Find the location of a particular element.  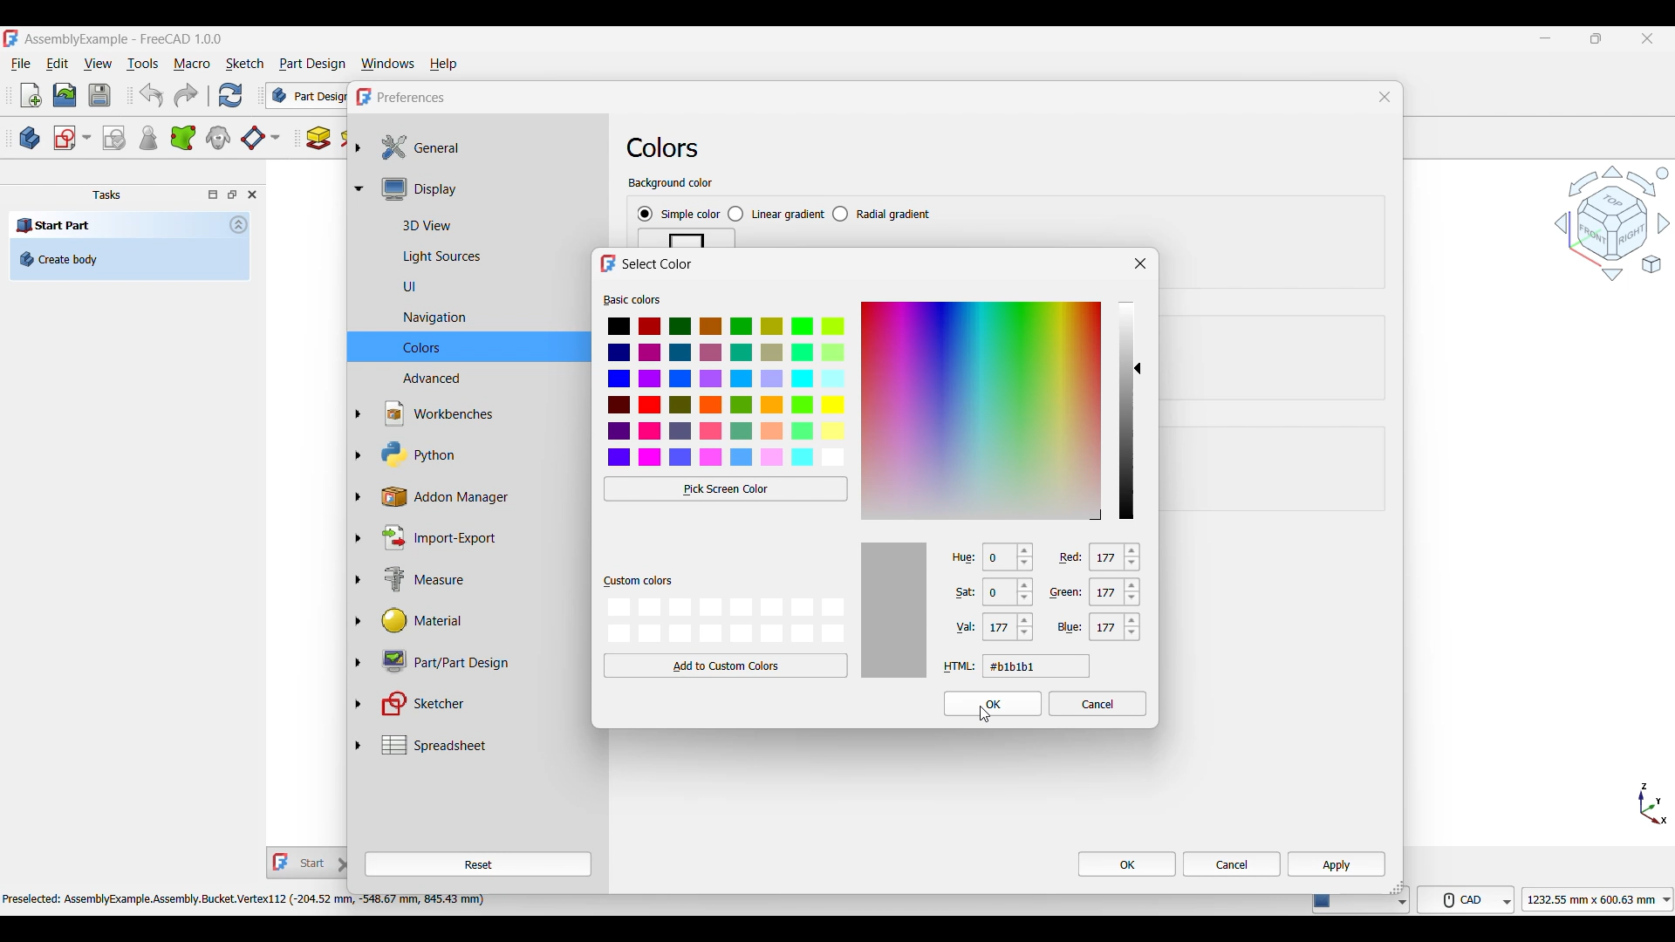

Refresh is located at coordinates (229, 95).